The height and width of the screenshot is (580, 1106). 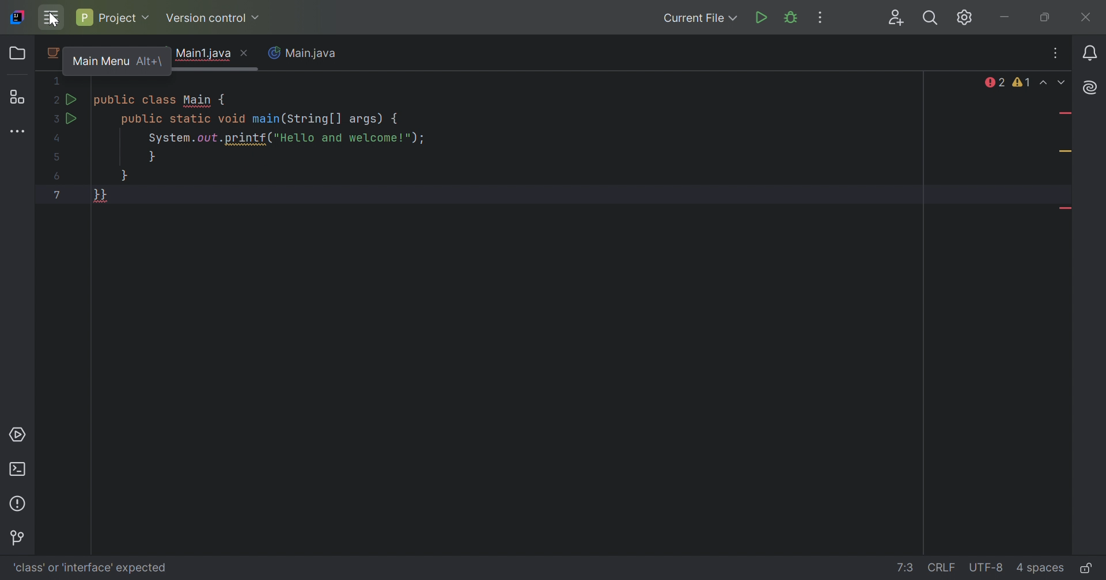 What do you see at coordinates (54, 101) in the screenshot?
I see `2` at bounding box center [54, 101].